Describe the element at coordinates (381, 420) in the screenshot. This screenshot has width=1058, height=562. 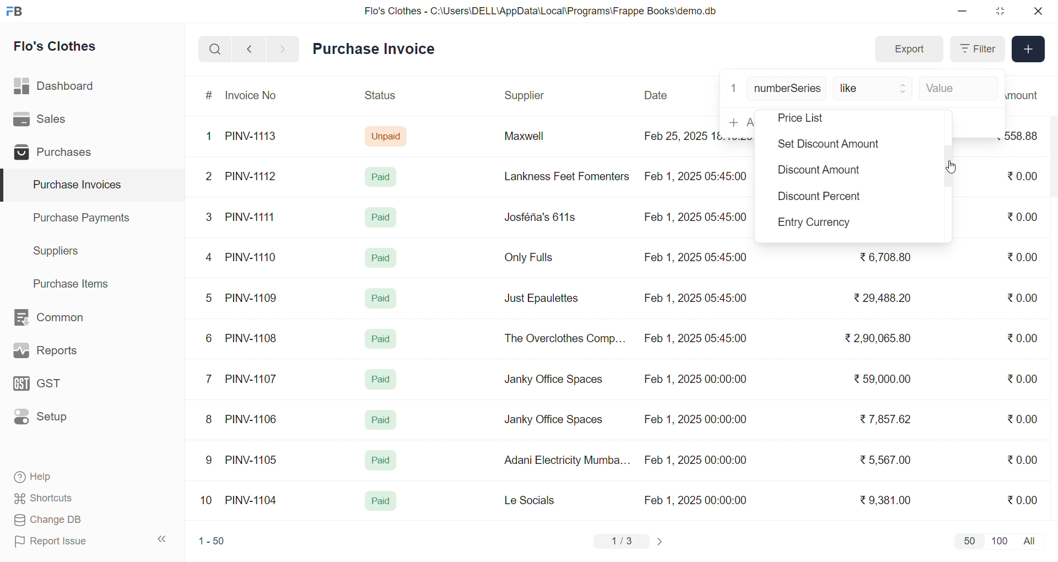
I see `Paid` at that location.